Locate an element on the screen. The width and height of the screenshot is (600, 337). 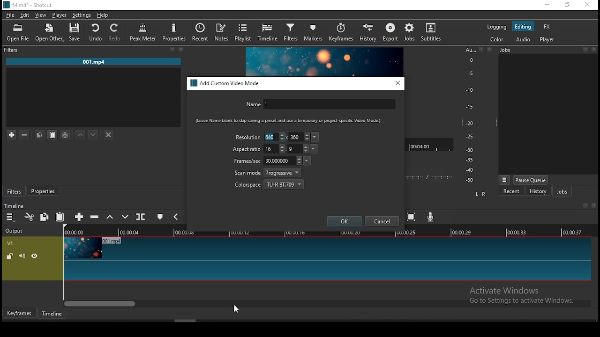
timeline is located at coordinates (14, 206).